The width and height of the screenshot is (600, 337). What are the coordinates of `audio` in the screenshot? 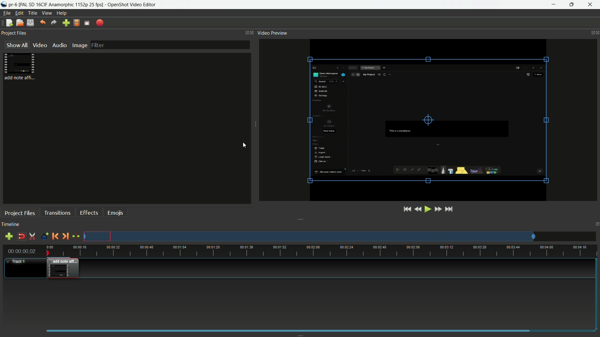 It's located at (60, 45).